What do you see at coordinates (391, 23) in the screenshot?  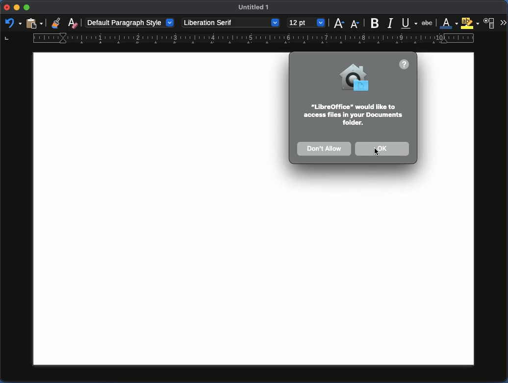 I see `Italics` at bounding box center [391, 23].